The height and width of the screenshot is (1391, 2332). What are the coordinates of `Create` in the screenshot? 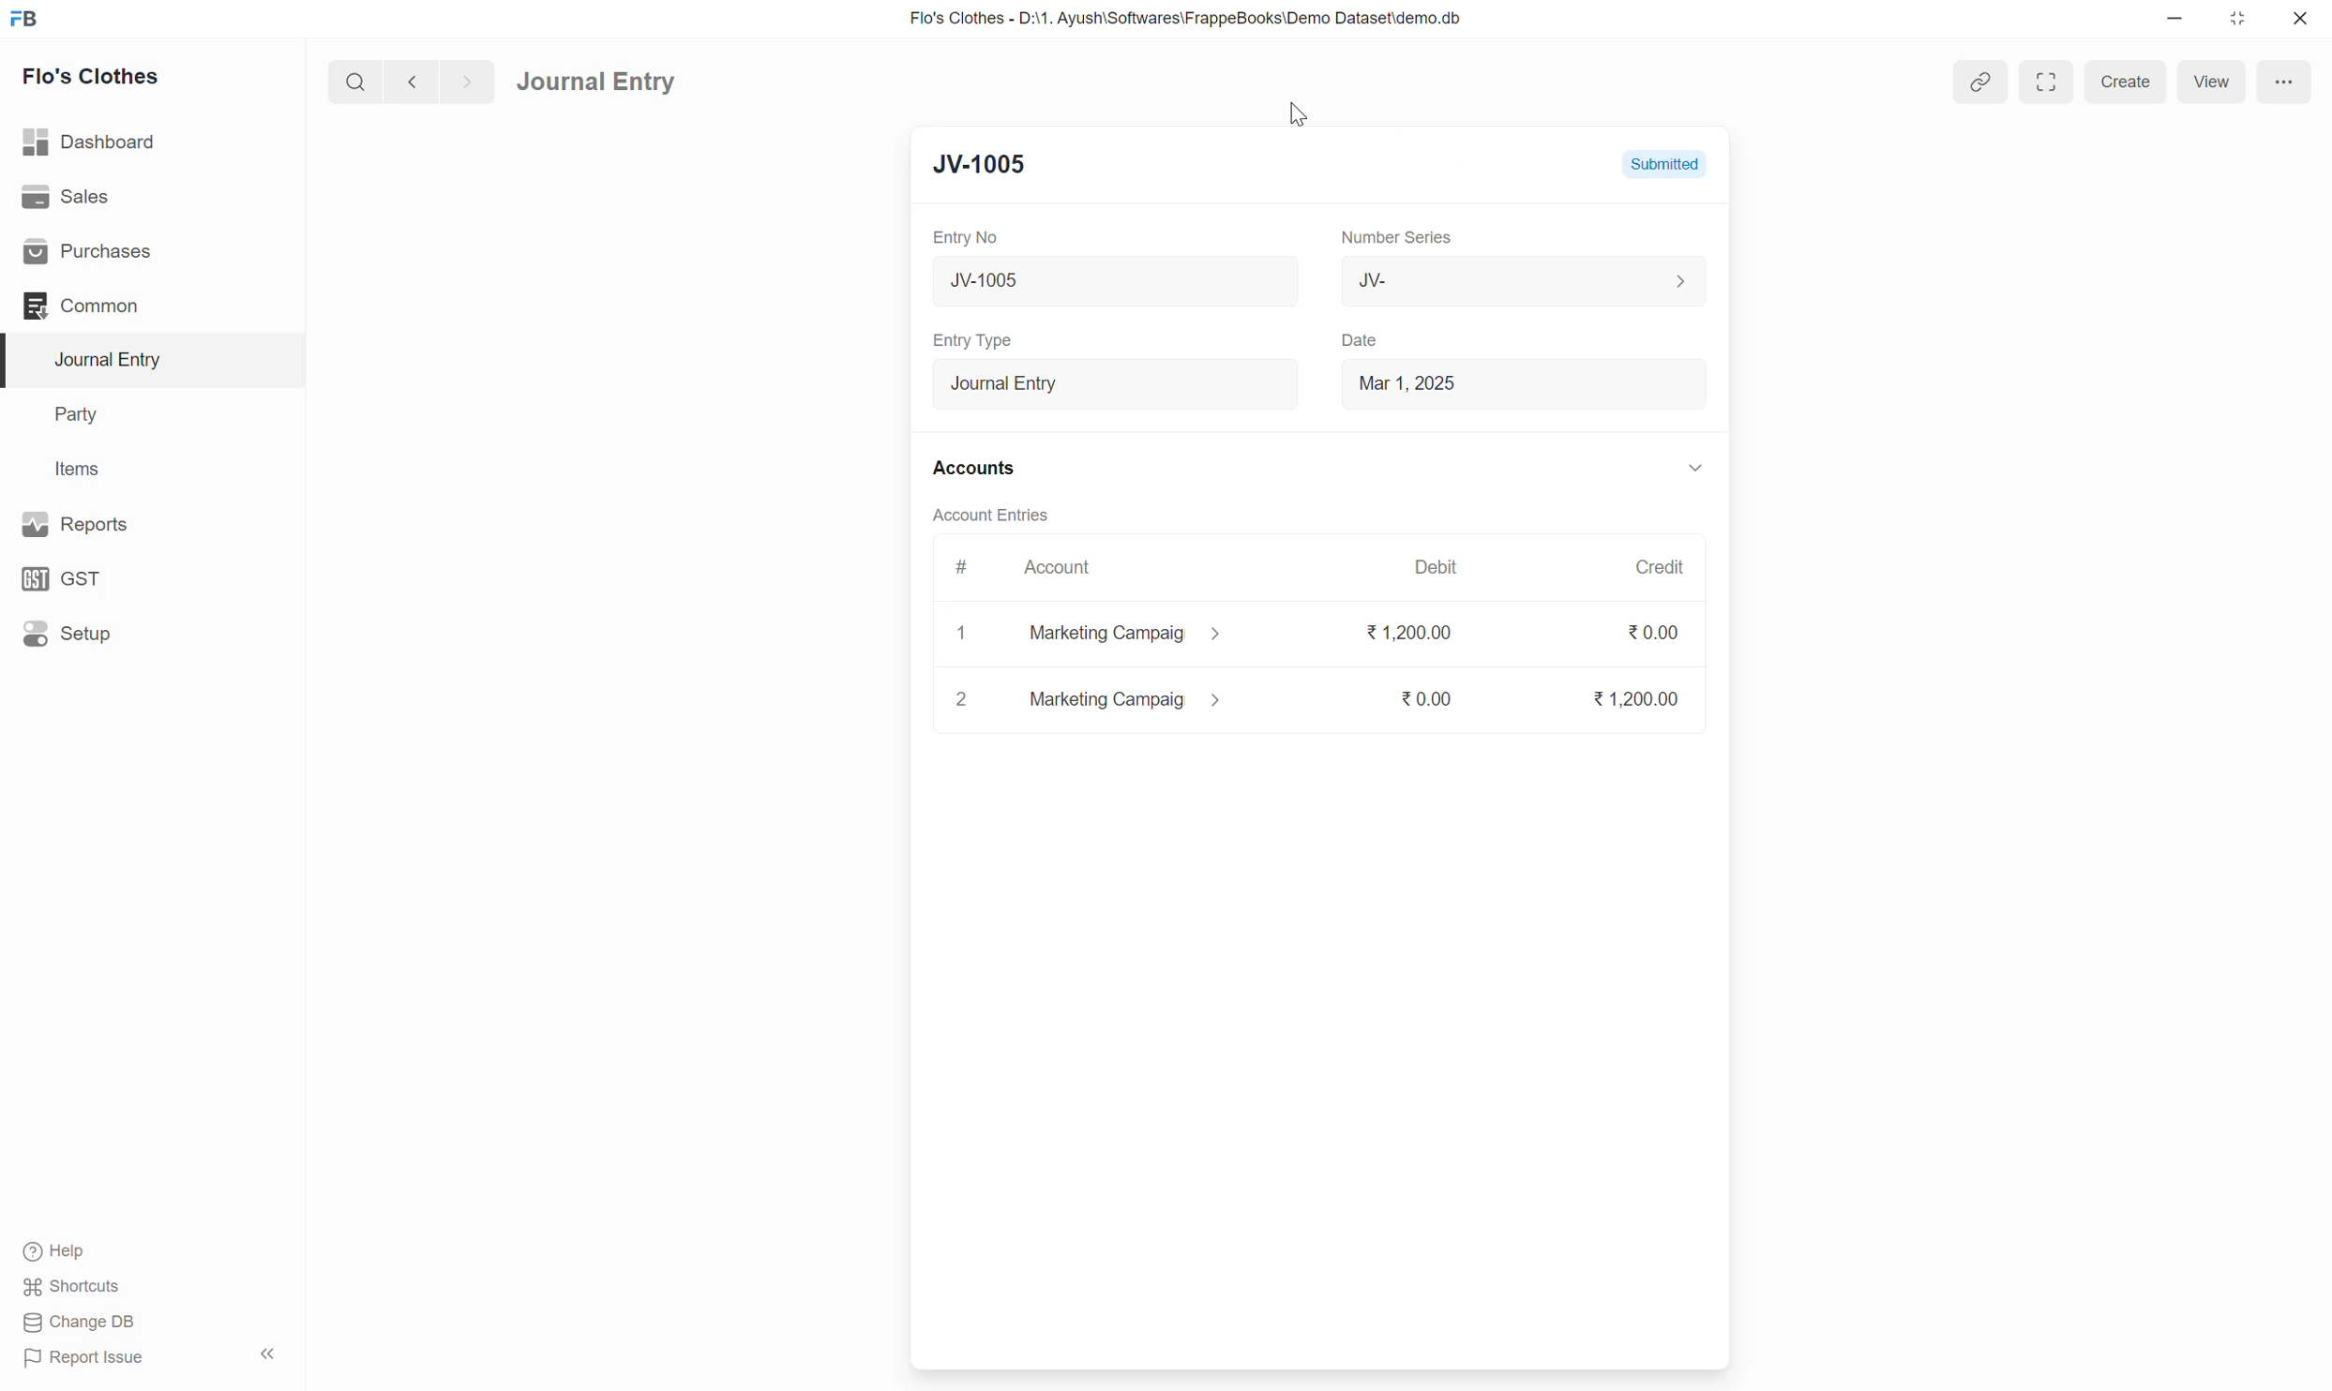 It's located at (2126, 82).